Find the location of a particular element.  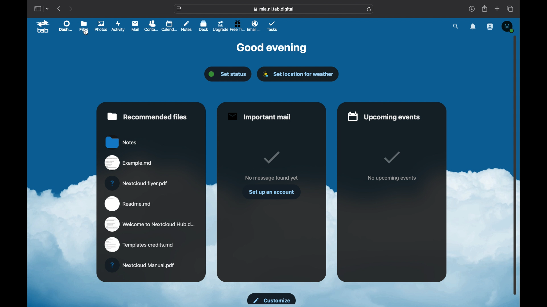

mail is located at coordinates (135, 26).